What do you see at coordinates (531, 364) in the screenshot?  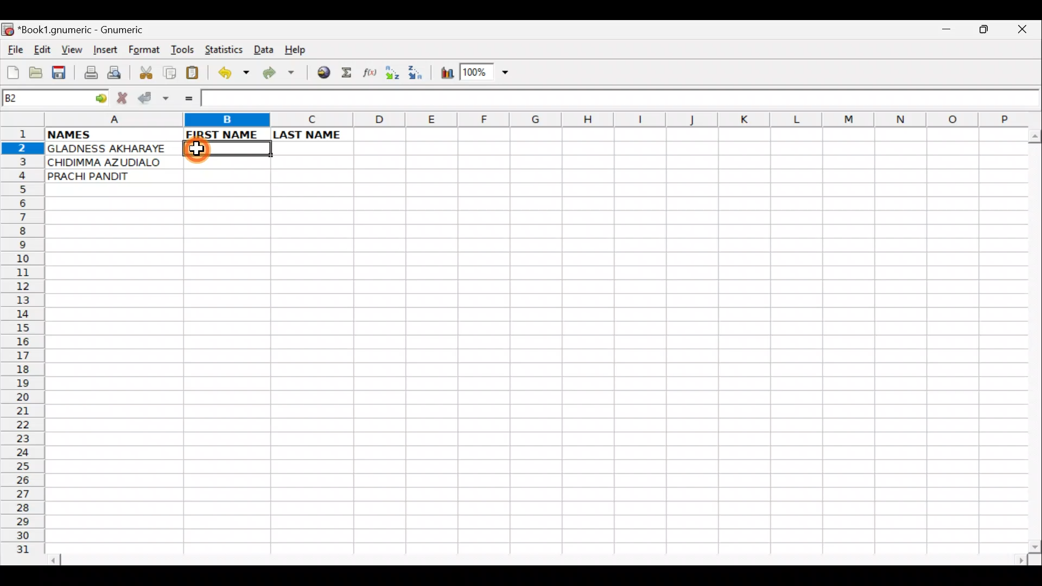 I see `Cells` at bounding box center [531, 364].